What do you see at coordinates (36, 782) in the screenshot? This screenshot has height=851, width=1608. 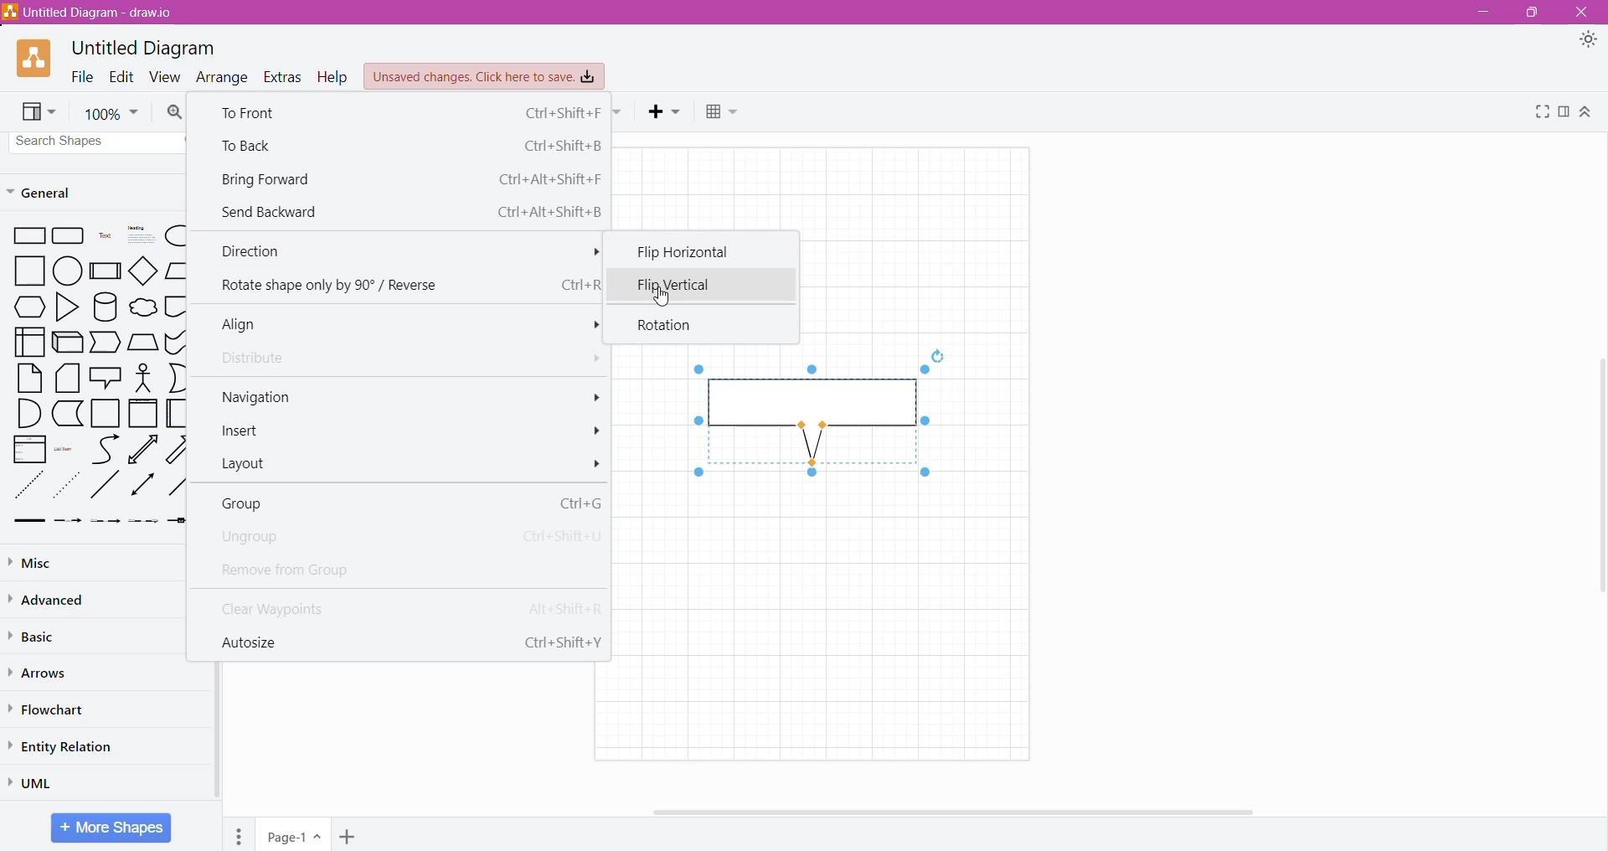 I see `UM` at bounding box center [36, 782].